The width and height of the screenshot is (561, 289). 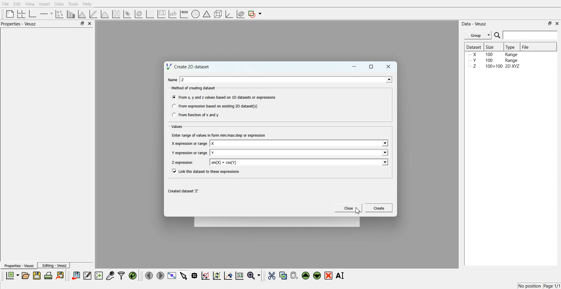 What do you see at coordinates (294, 275) in the screenshot?
I see `Paste widget from the clipboard` at bounding box center [294, 275].